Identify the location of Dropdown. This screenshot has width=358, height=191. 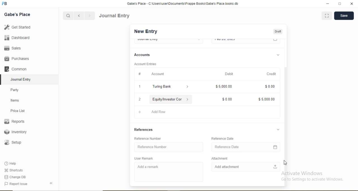
(188, 99).